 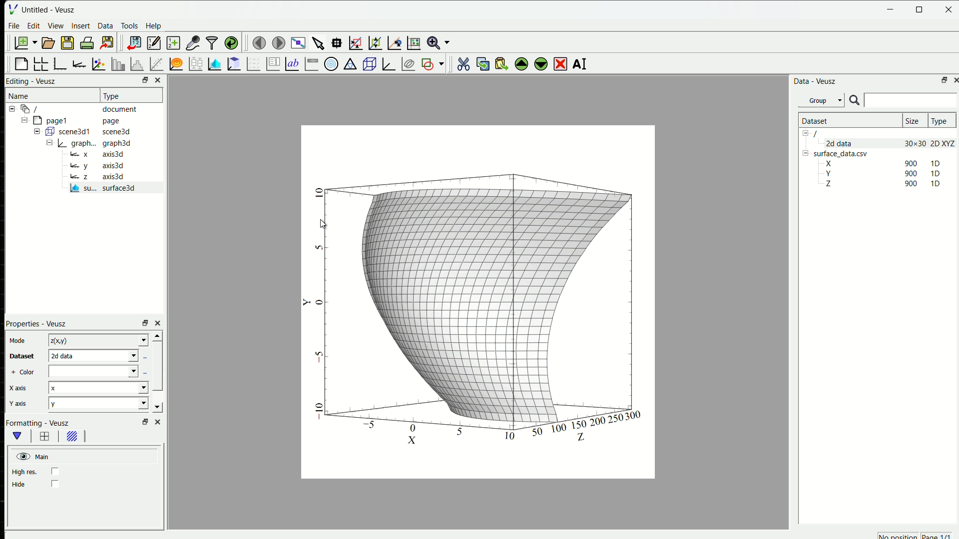 I want to click on edit and enter new datasets, so click(x=154, y=42).